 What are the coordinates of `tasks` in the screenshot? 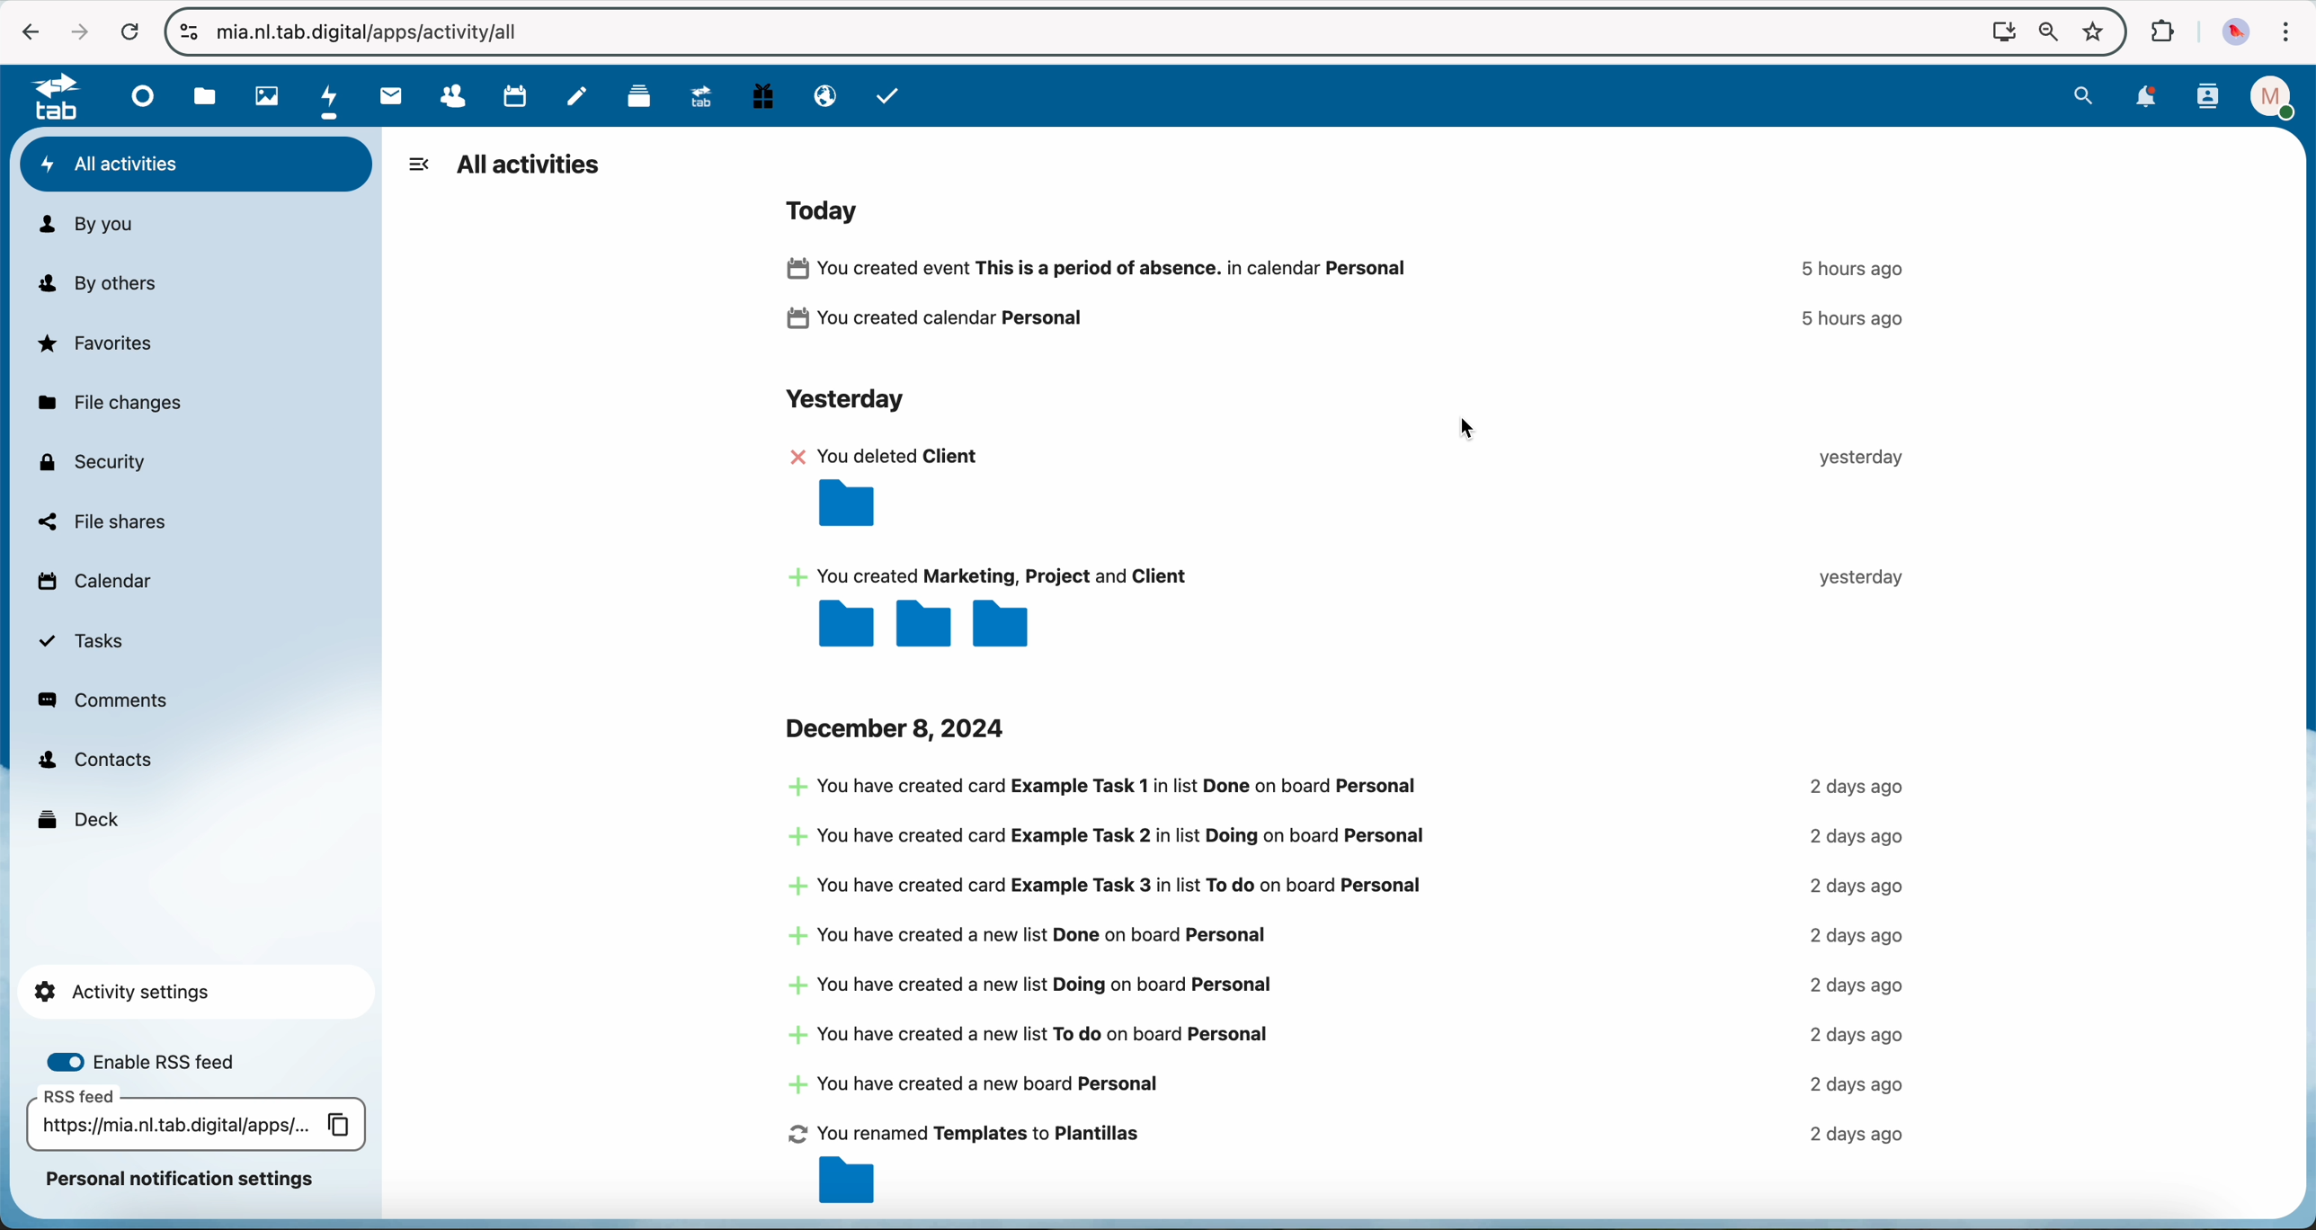 It's located at (888, 95).